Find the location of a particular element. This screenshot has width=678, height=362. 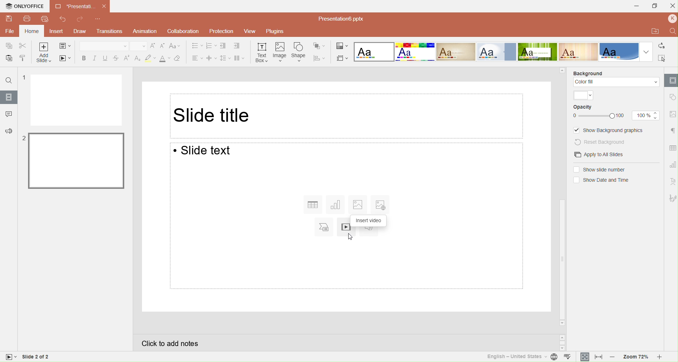

Slide 1 of 2 is located at coordinates (42, 356).